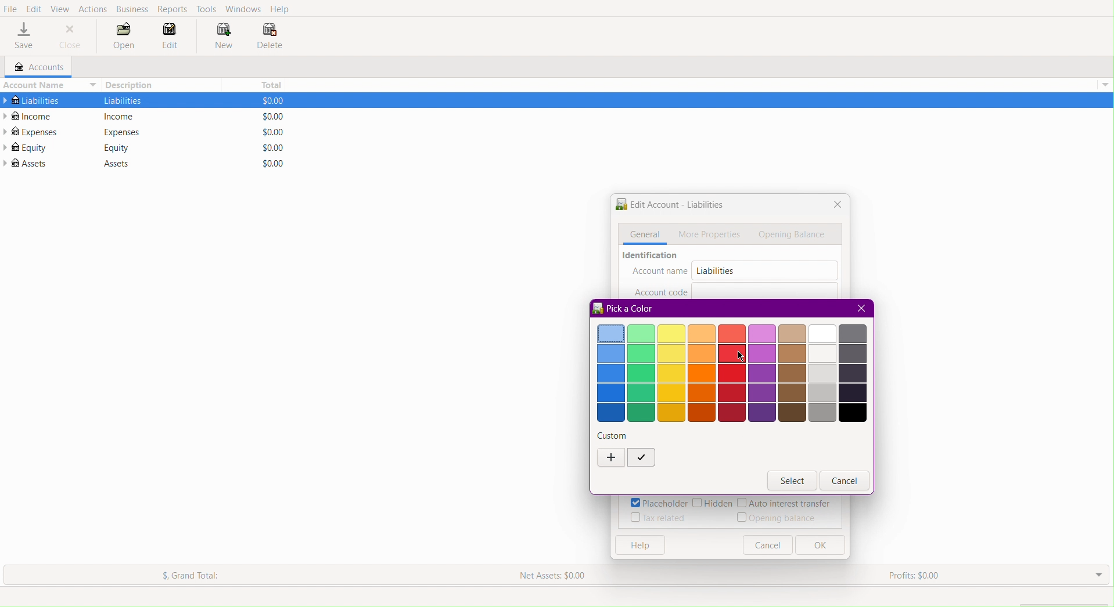 The image size is (1114, 607). Describe the element at coordinates (10, 9) in the screenshot. I see `File` at that location.